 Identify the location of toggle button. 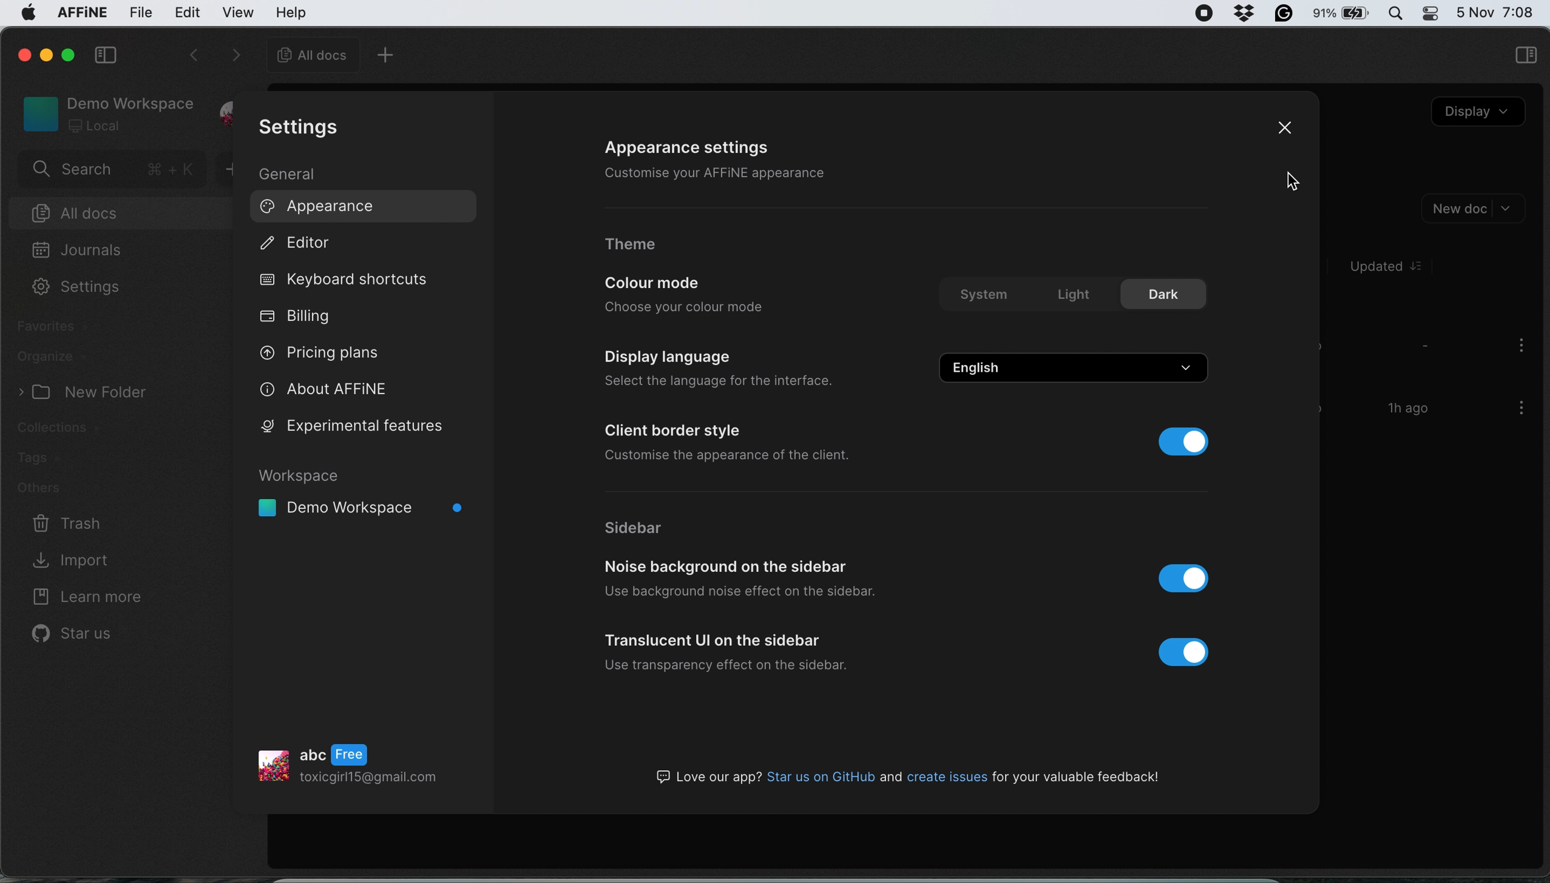
(1186, 655).